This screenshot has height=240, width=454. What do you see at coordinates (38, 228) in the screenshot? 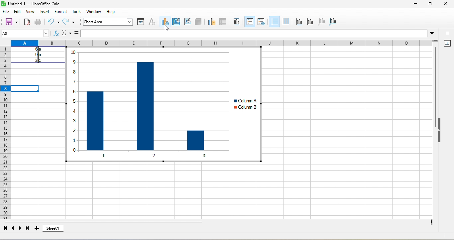
I see `add new sheet` at bounding box center [38, 228].